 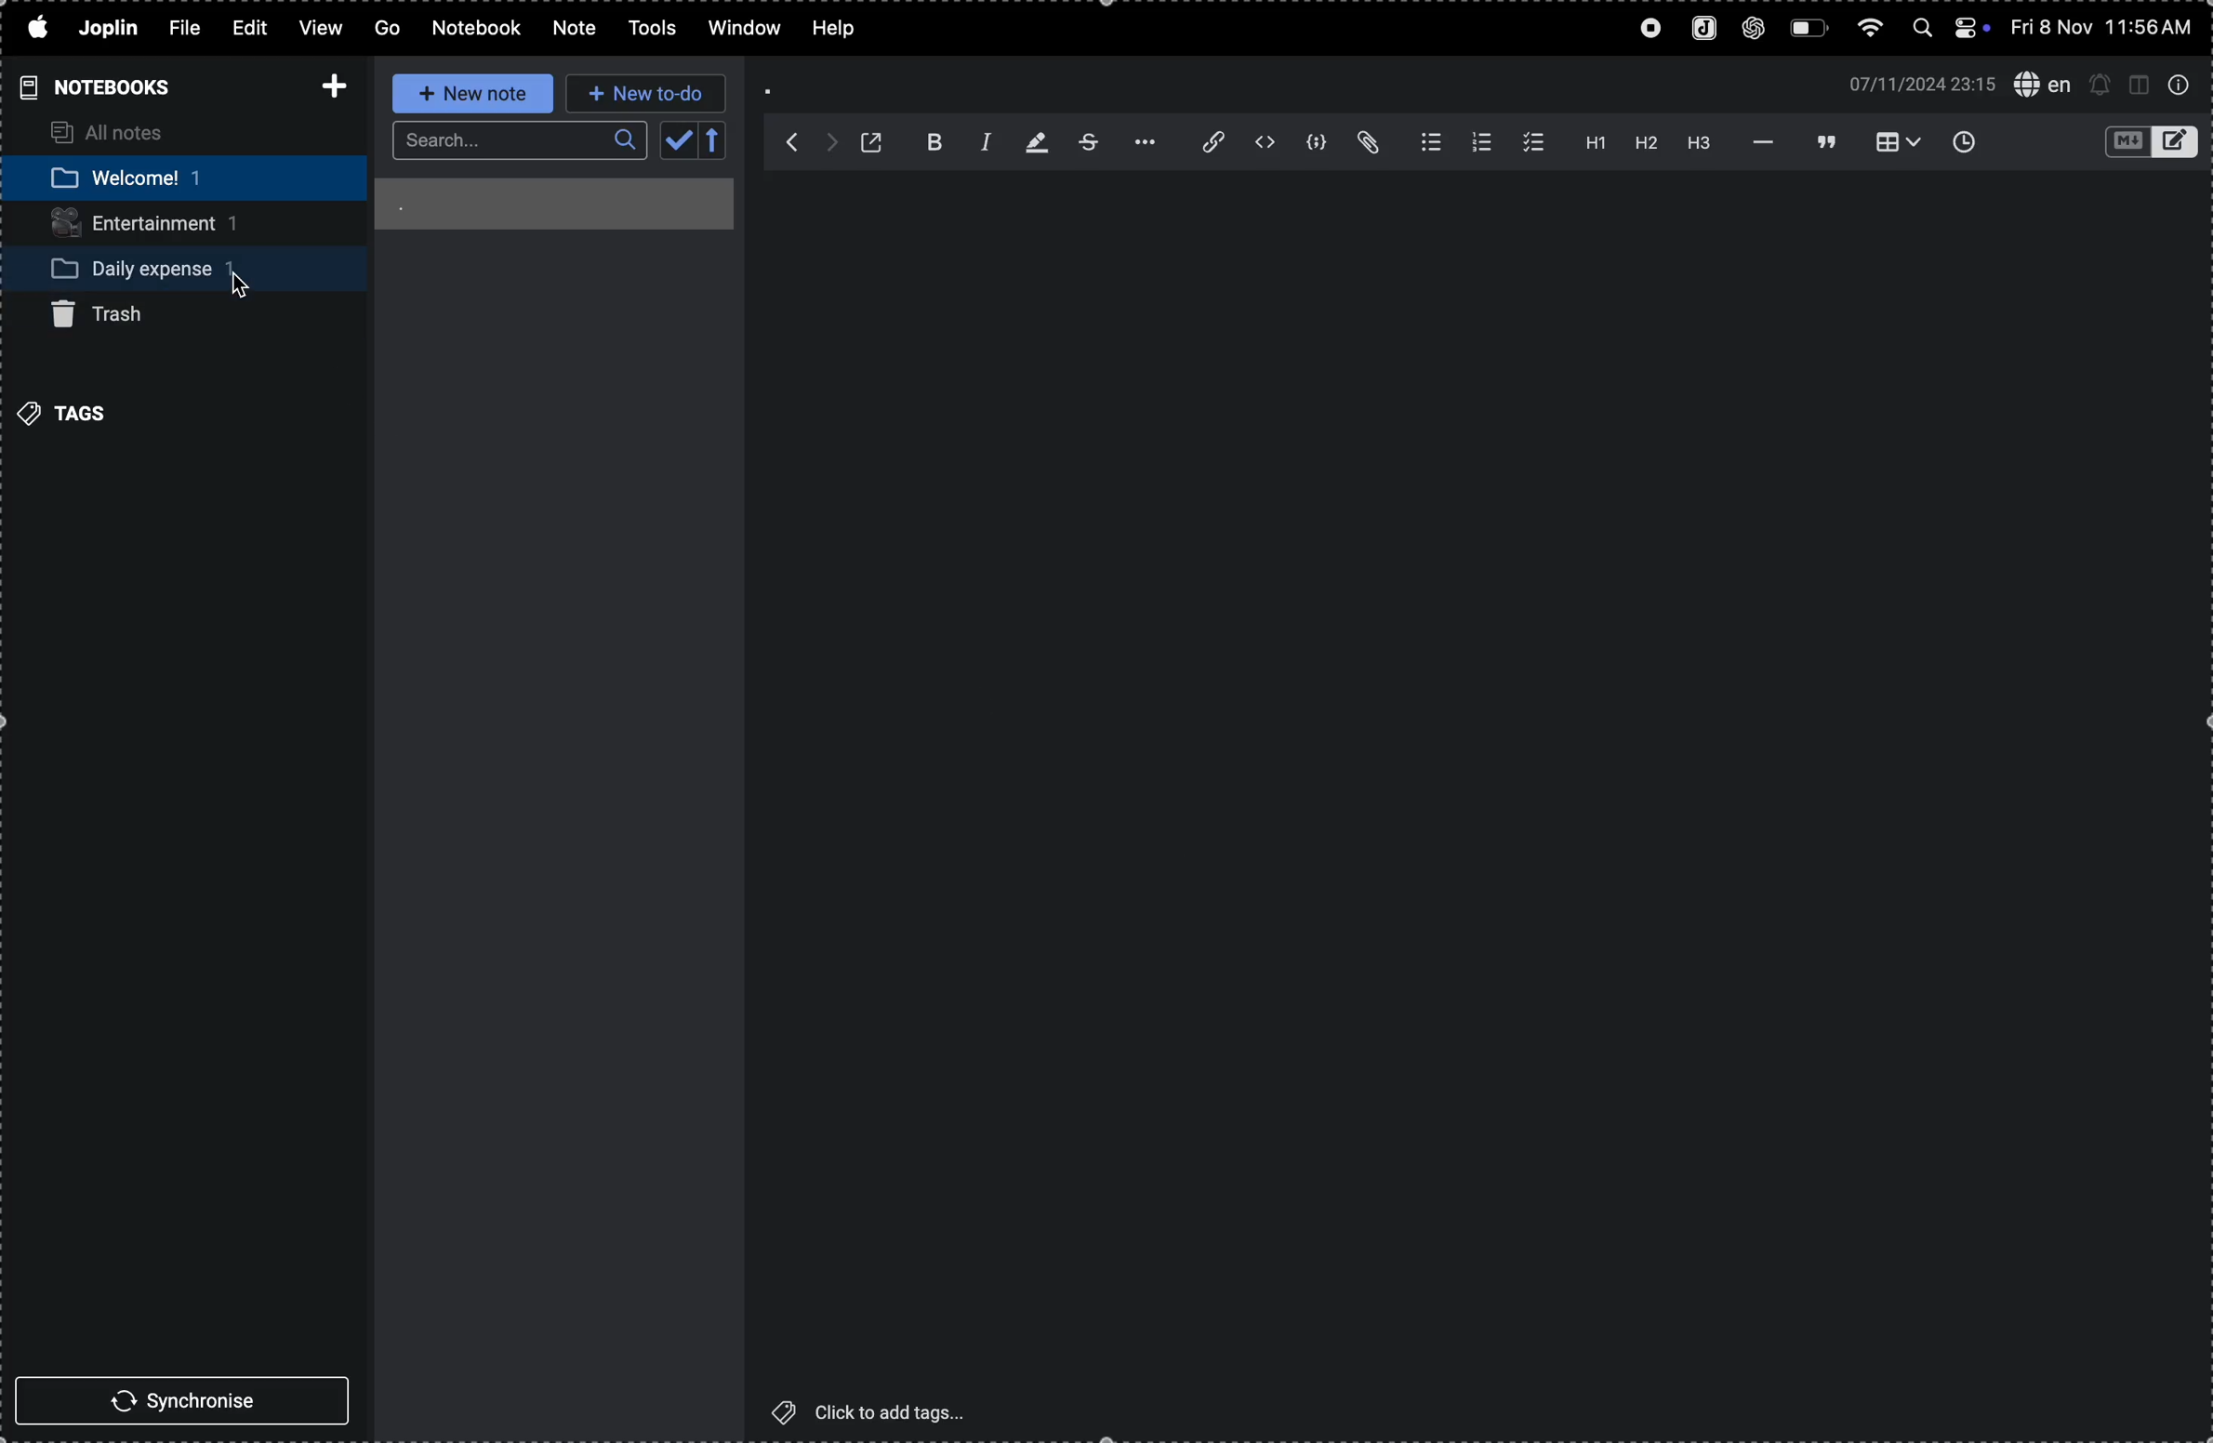 I want to click on synchronise, so click(x=190, y=1403).